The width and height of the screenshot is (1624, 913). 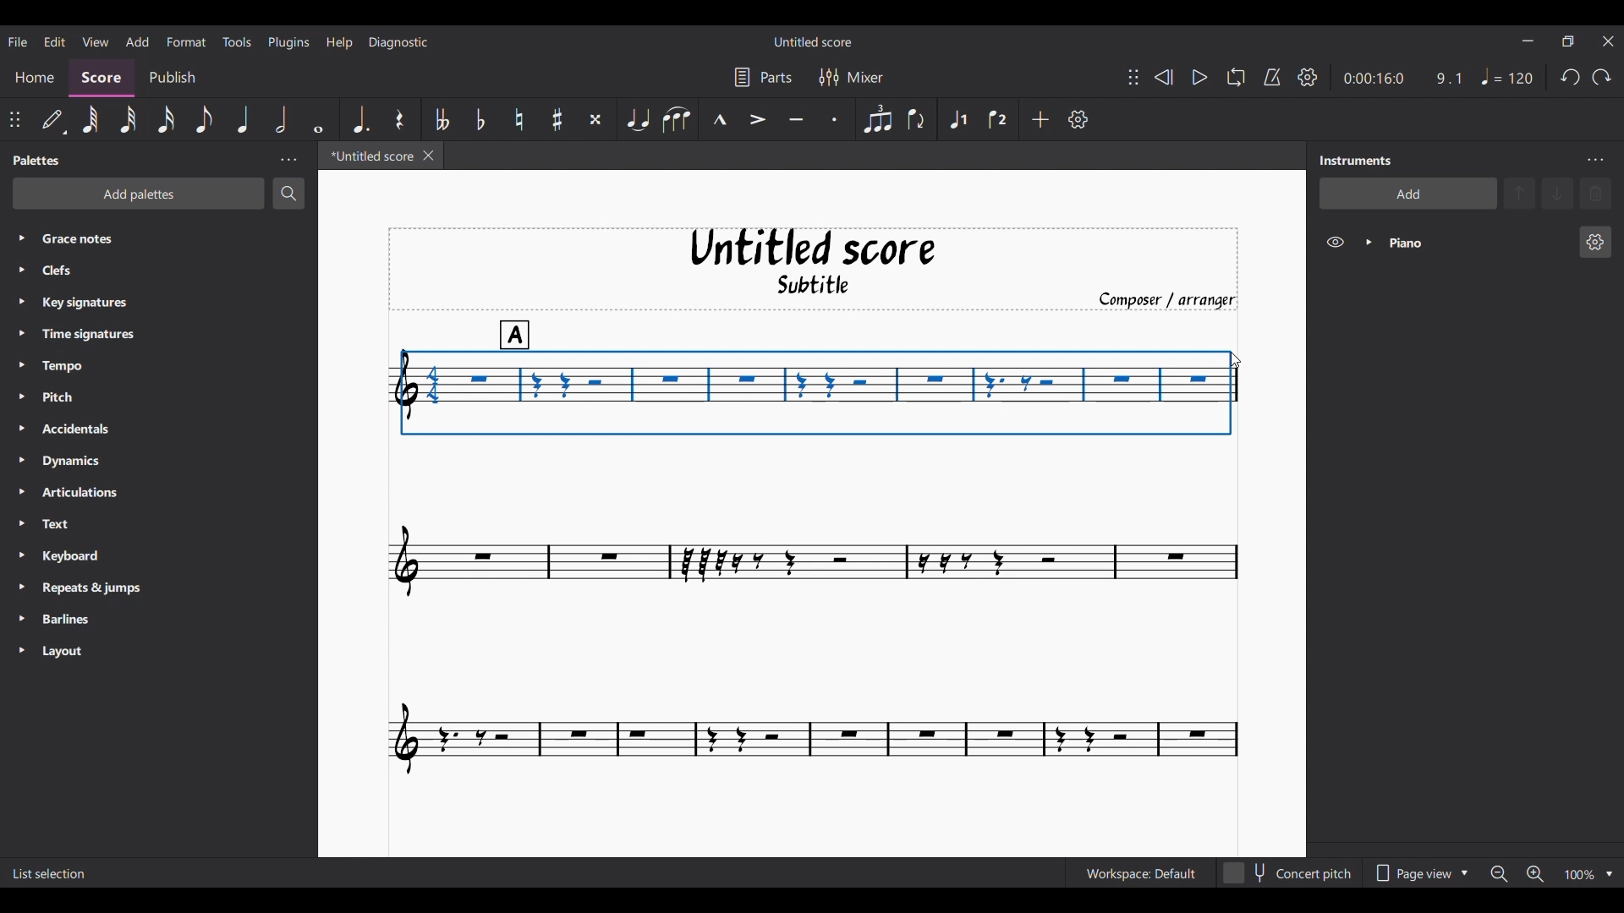 I want to click on Expand instrument, so click(x=1369, y=243).